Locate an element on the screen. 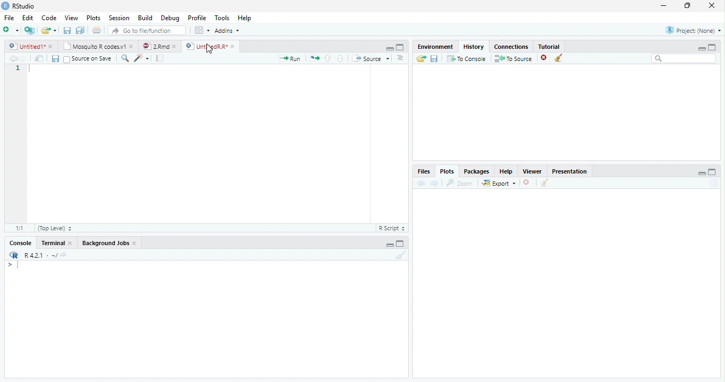  Save current document is located at coordinates (55, 58).